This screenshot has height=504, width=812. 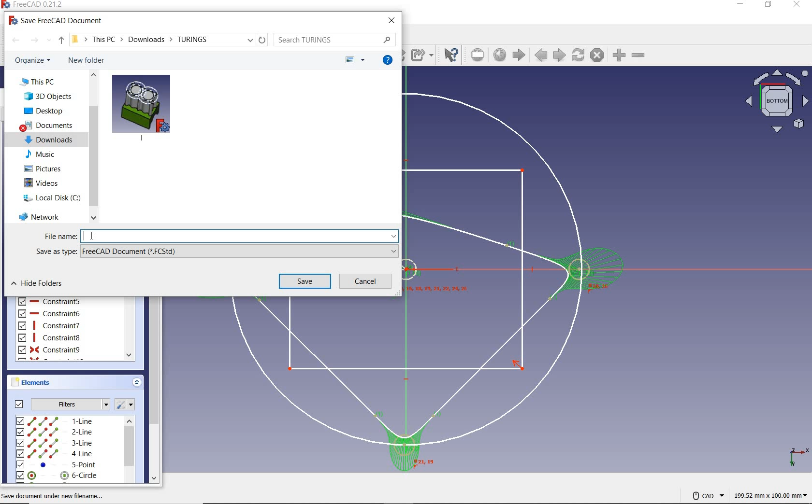 What do you see at coordinates (60, 236) in the screenshot?
I see `file name:` at bounding box center [60, 236].